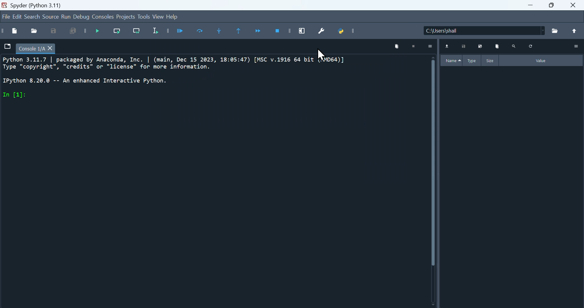 Image resolution: width=584 pixels, height=308 pixels. I want to click on Continue execution until next function returns, so click(261, 32).